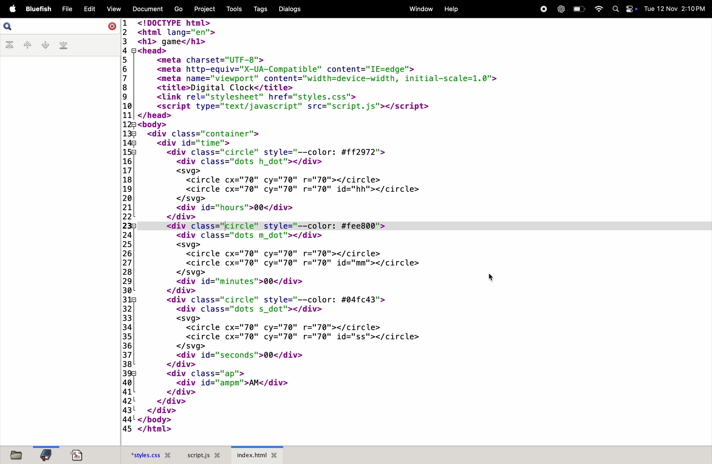 This screenshot has width=712, height=464. Describe the element at coordinates (152, 454) in the screenshot. I see `style.css` at that location.